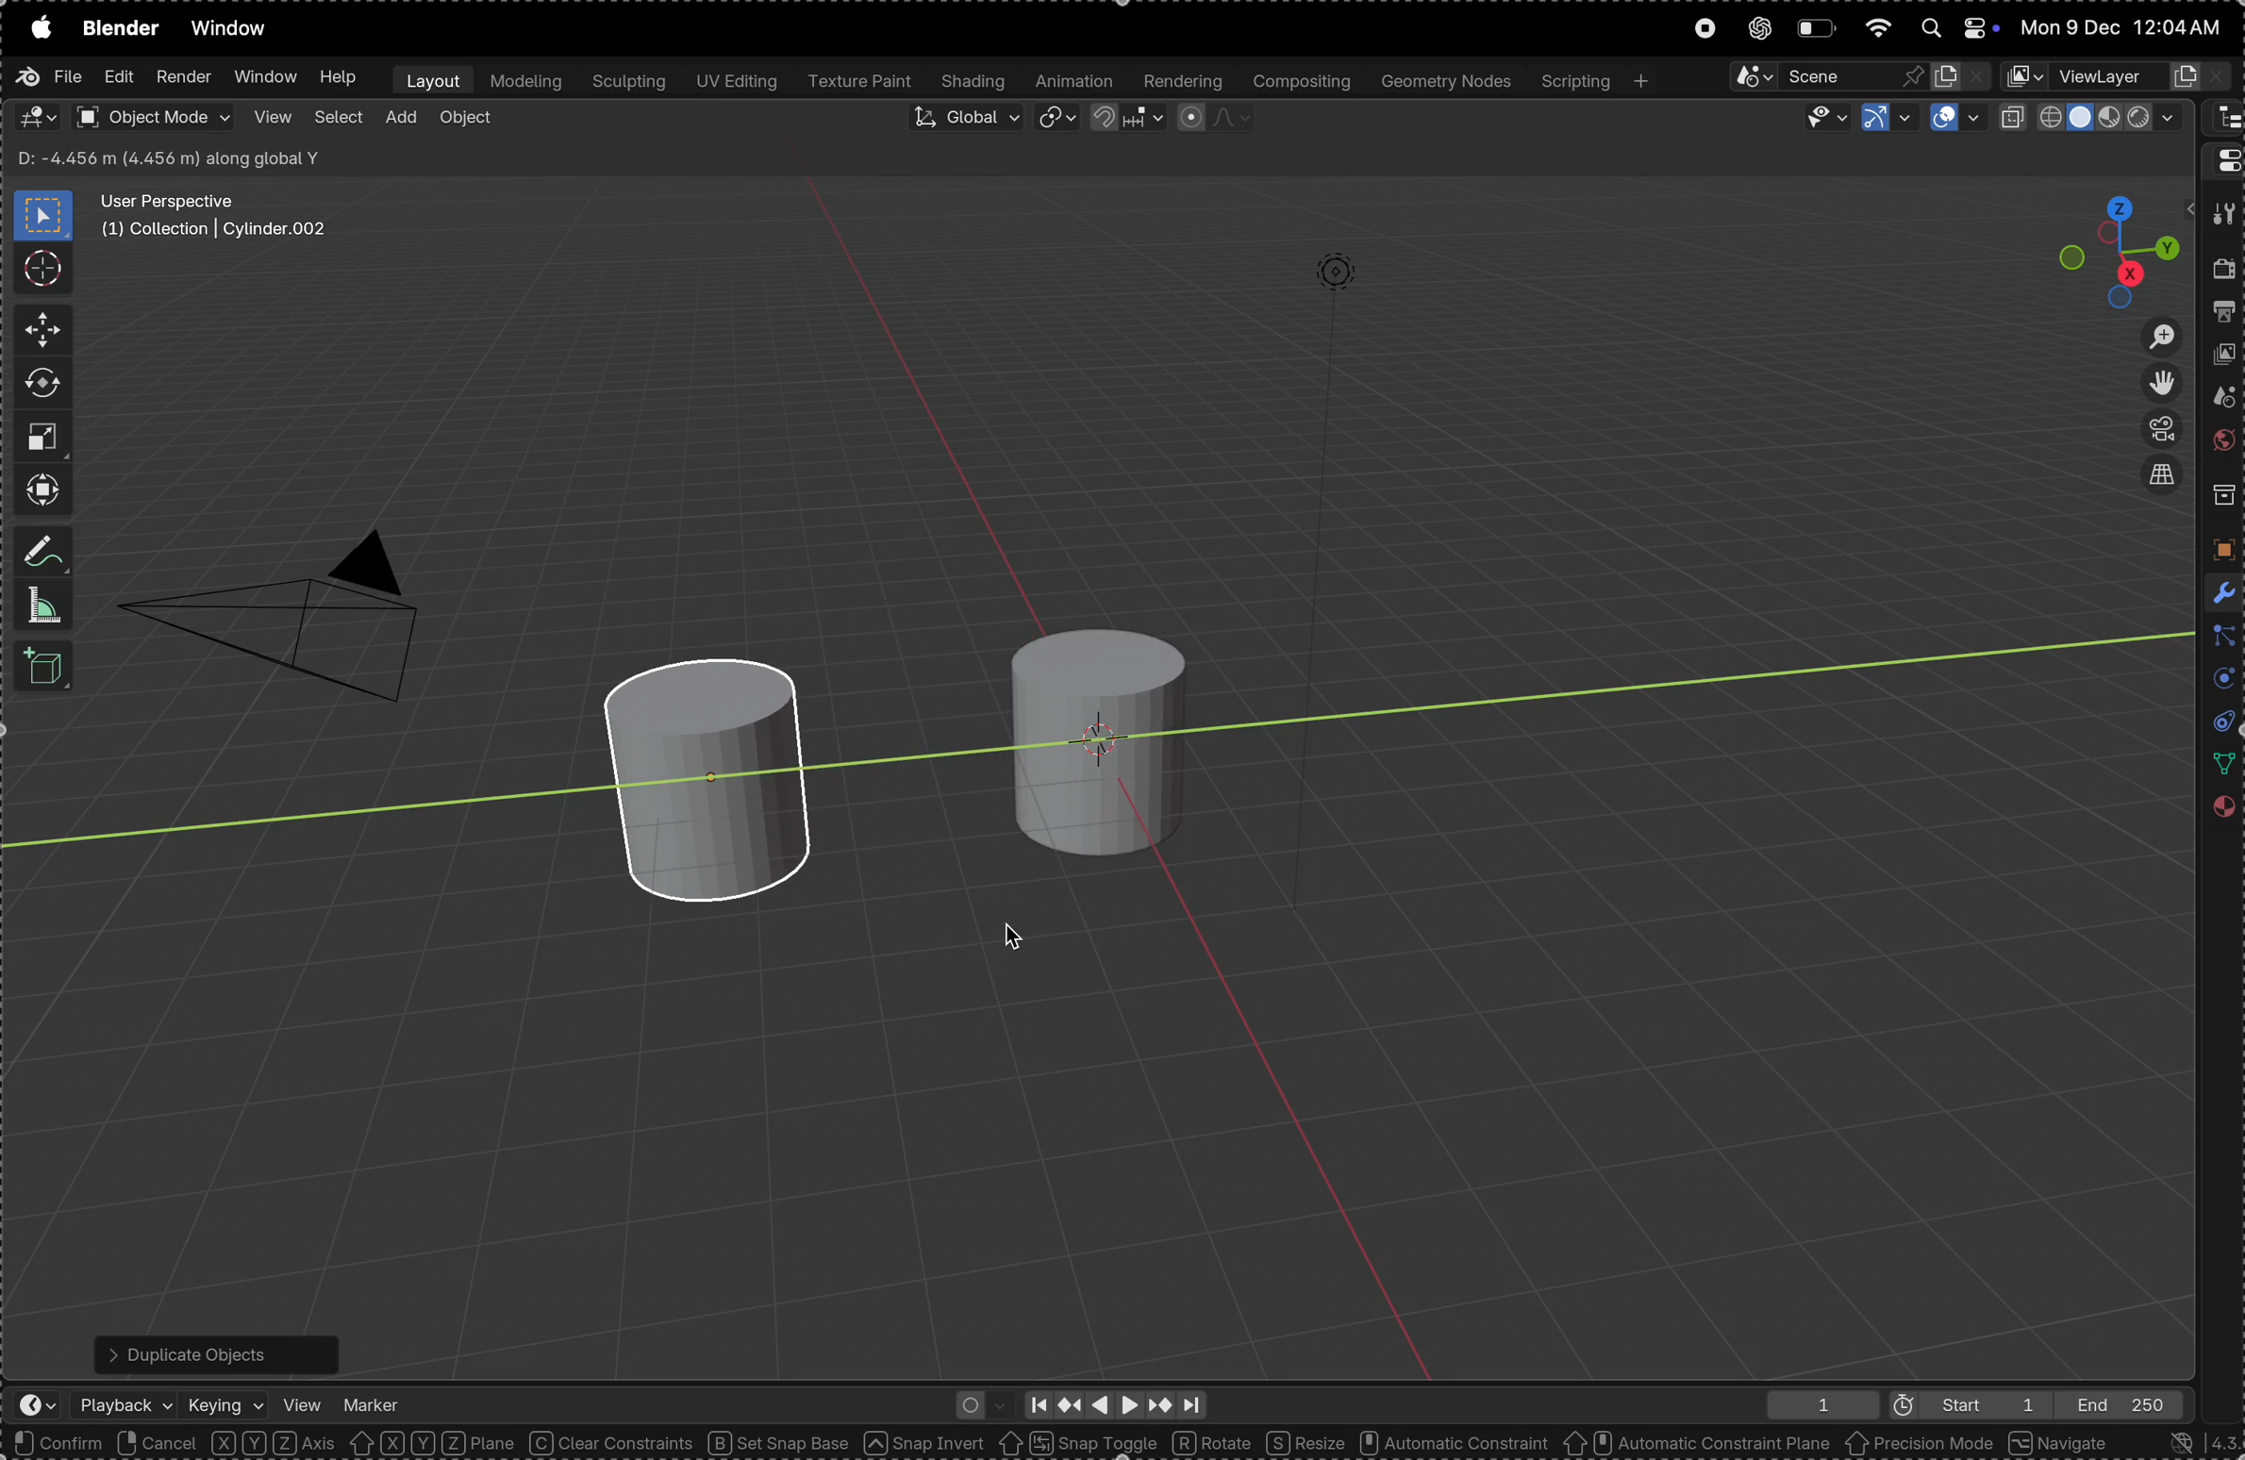 The height and width of the screenshot is (1460, 2245). I want to click on select, so click(338, 121).